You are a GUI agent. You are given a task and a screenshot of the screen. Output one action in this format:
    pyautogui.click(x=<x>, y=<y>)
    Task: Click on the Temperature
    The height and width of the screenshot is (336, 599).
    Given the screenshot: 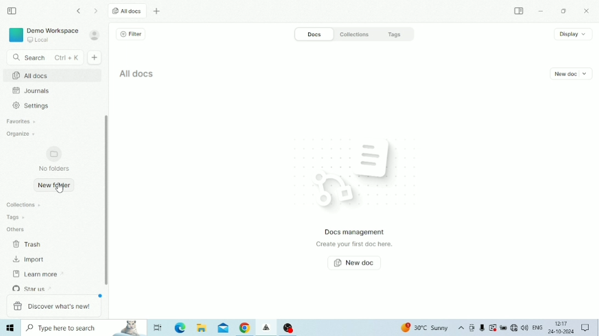 What is the action you would take?
    pyautogui.click(x=426, y=328)
    